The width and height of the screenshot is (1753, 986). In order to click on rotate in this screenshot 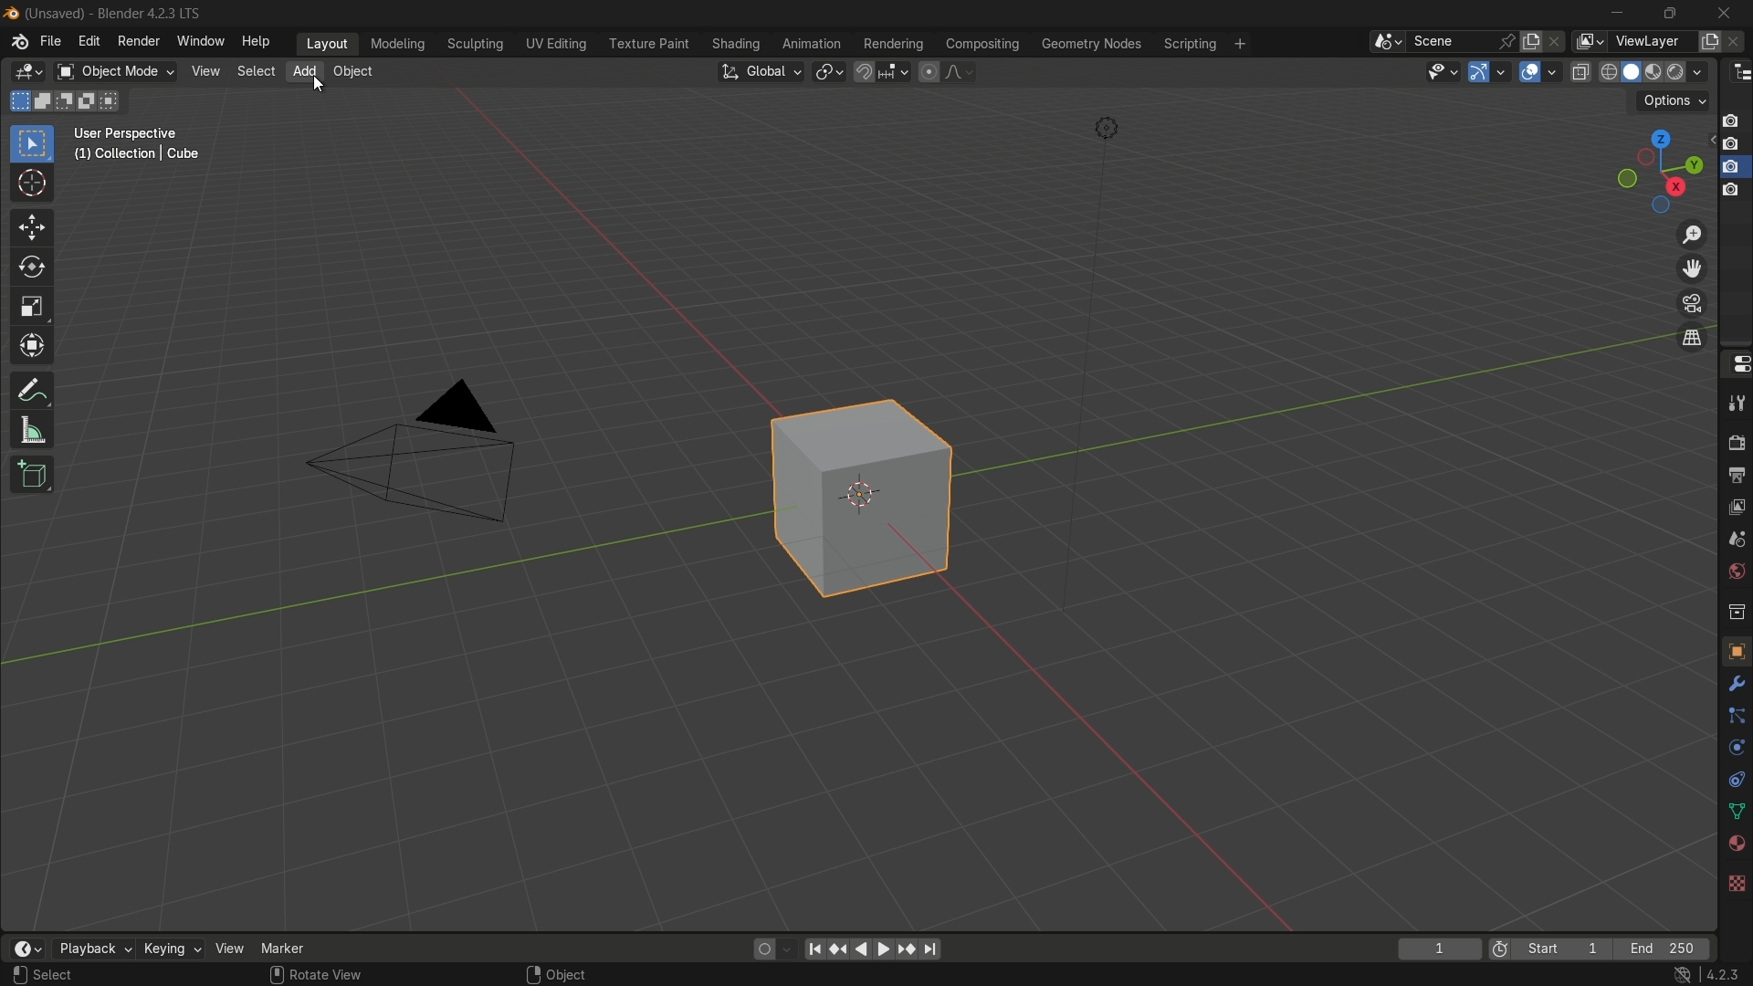, I will do `click(32, 268)`.